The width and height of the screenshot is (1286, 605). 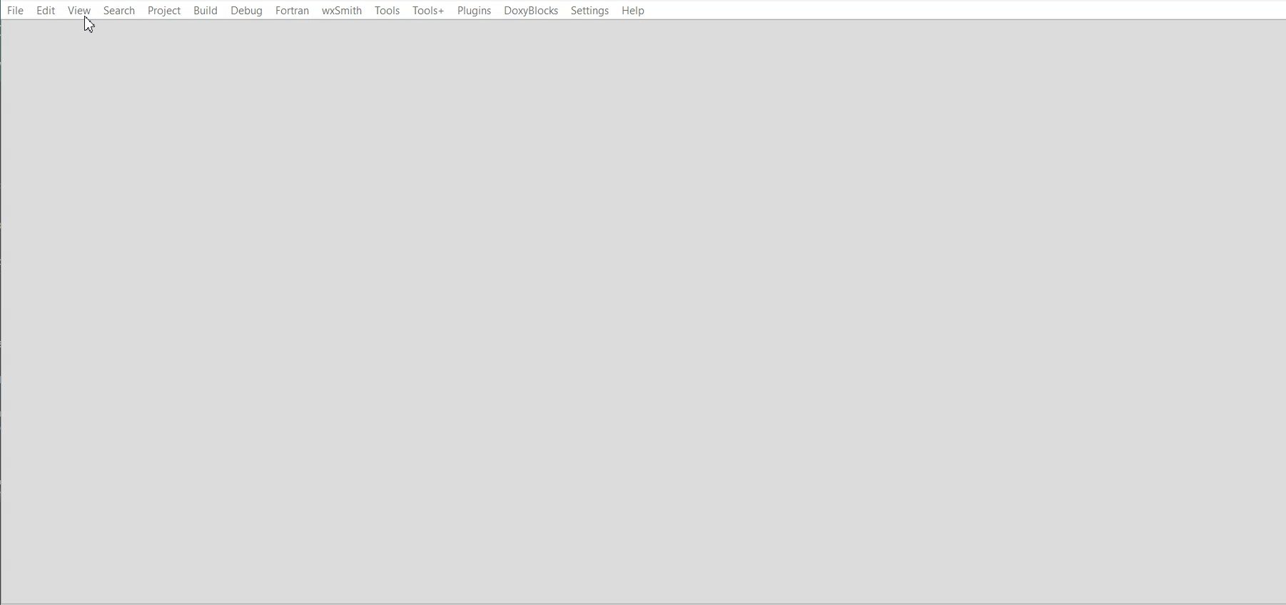 I want to click on Cursor, so click(x=88, y=24).